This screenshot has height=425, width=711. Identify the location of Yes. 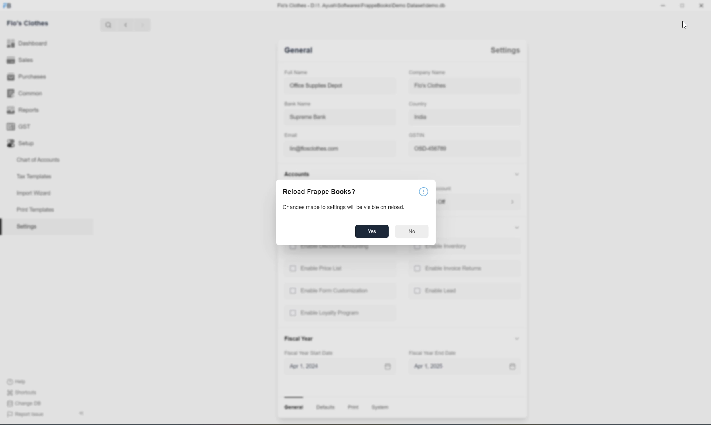
(371, 231).